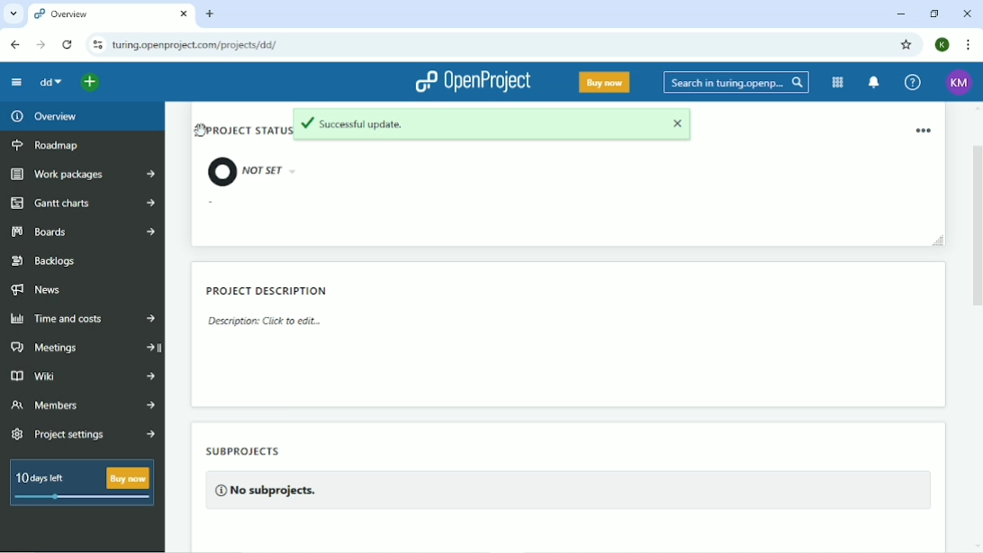 This screenshot has height=553, width=983. What do you see at coordinates (270, 308) in the screenshot?
I see `Project description` at bounding box center [270, 308].